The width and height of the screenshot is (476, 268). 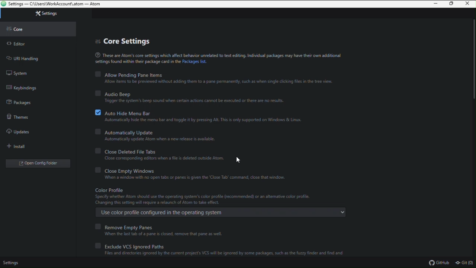 What do you see at coordinates (38, 101) in the screenshot?
I see `packages` at bounding box center [38, 101].